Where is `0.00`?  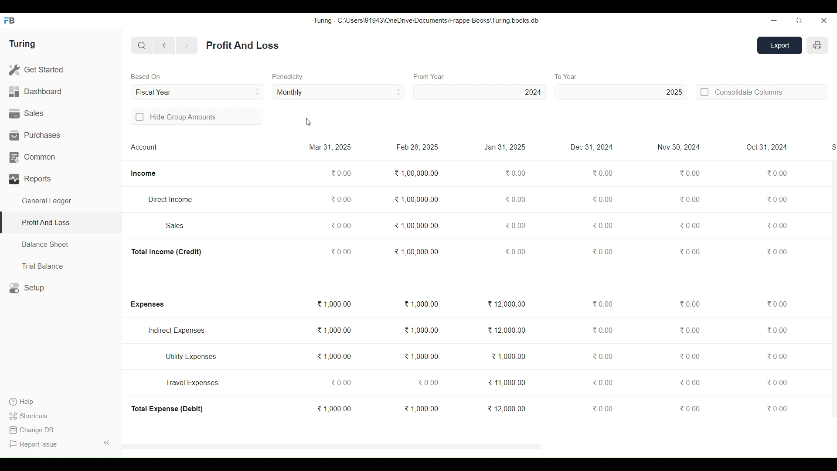 0.00 is located at coordinates (690, 199).